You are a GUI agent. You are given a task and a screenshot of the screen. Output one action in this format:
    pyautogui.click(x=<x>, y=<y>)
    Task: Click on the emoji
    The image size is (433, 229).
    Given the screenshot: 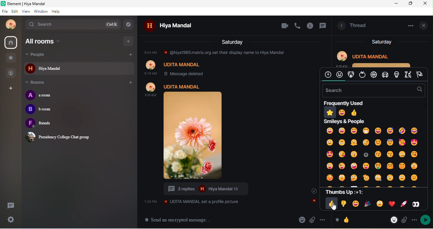 What is the action you would take?
    pyautogui.click(x=394, y=219)
    